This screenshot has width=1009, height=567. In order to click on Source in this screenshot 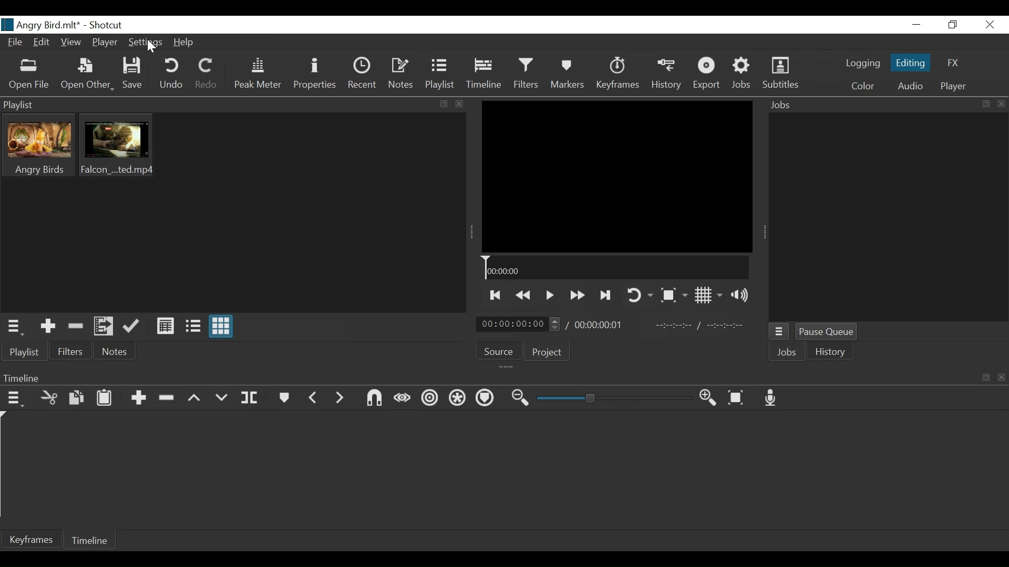, I will do `click(500, 351)`.